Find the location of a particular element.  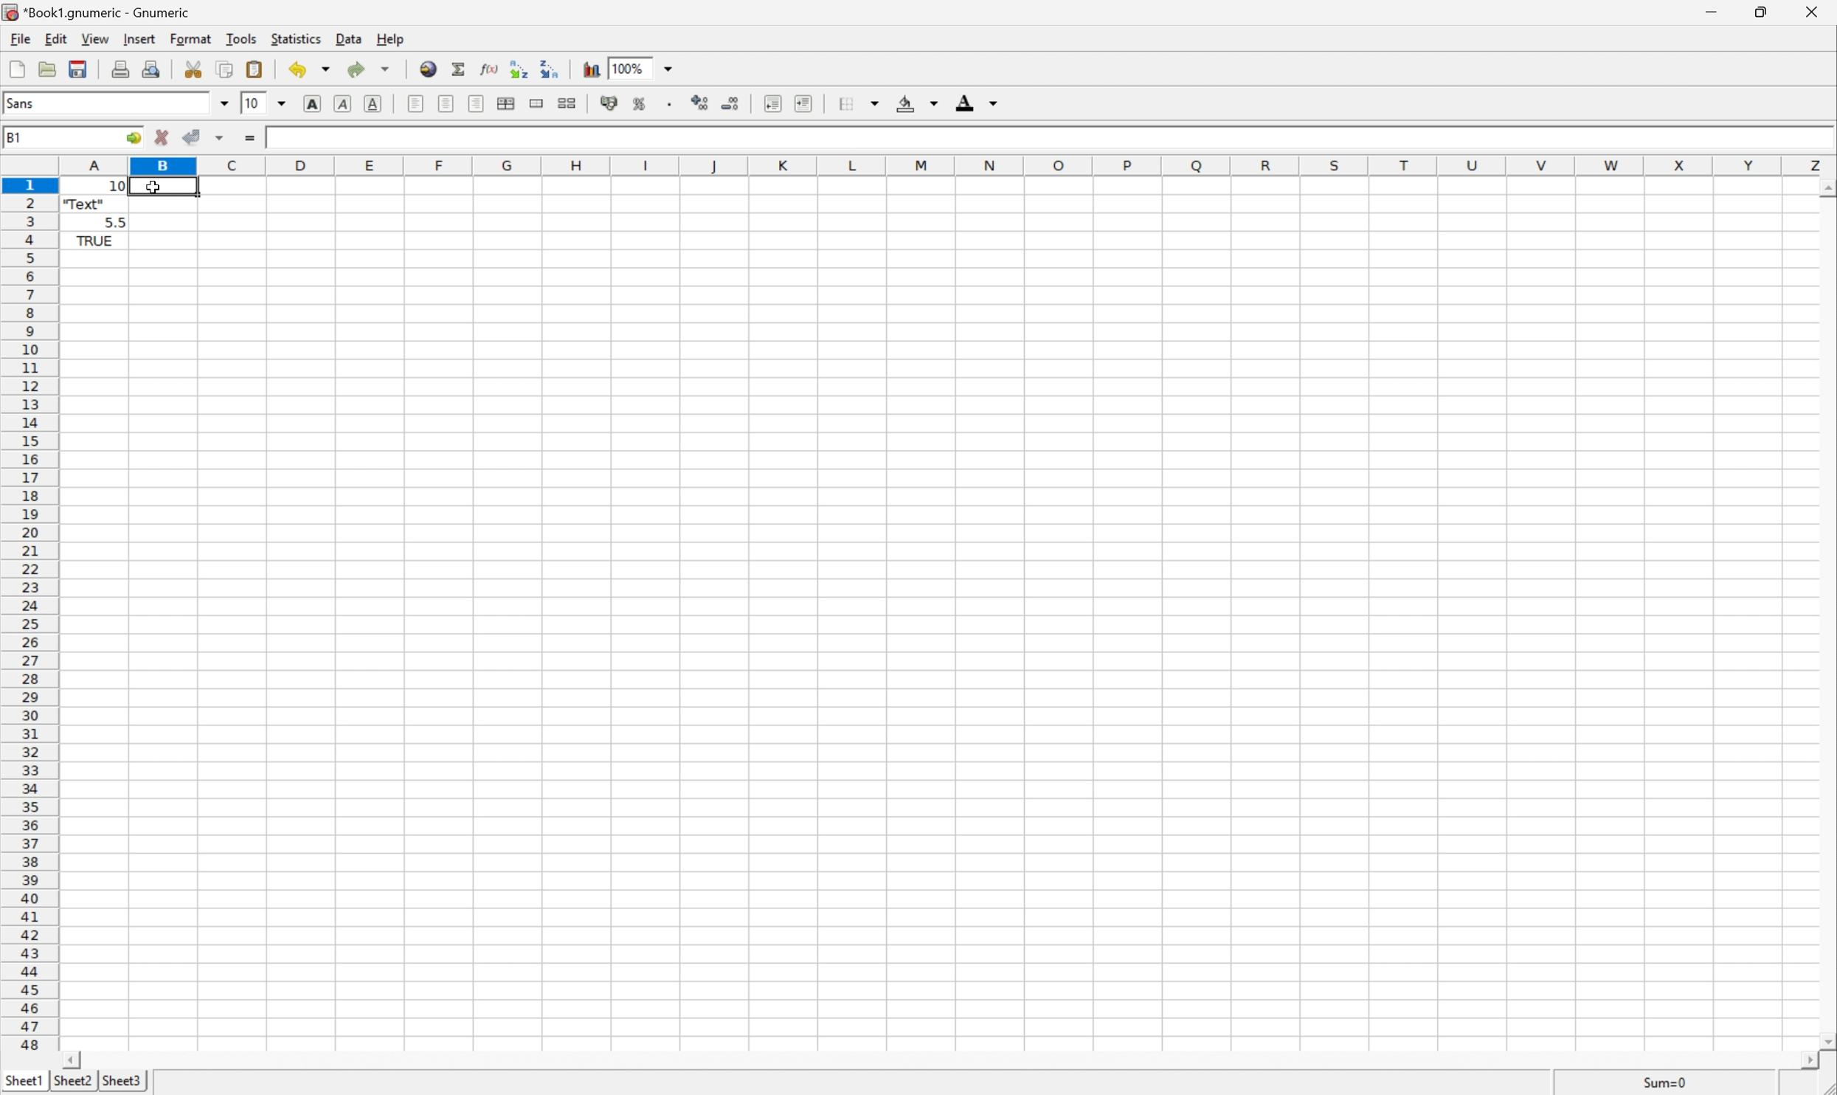

Redo is located at coordinates (370, 67).